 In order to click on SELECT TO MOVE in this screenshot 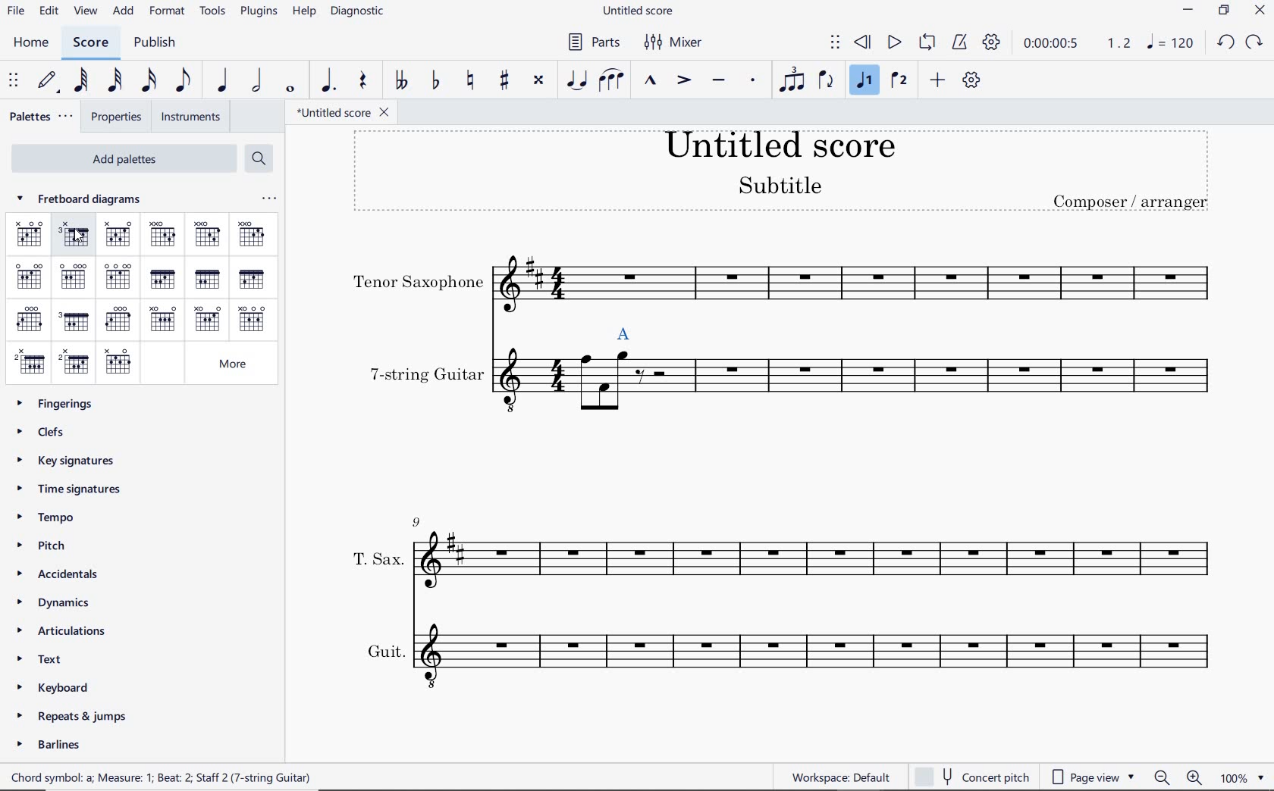, I will do `click(835, 43)`.